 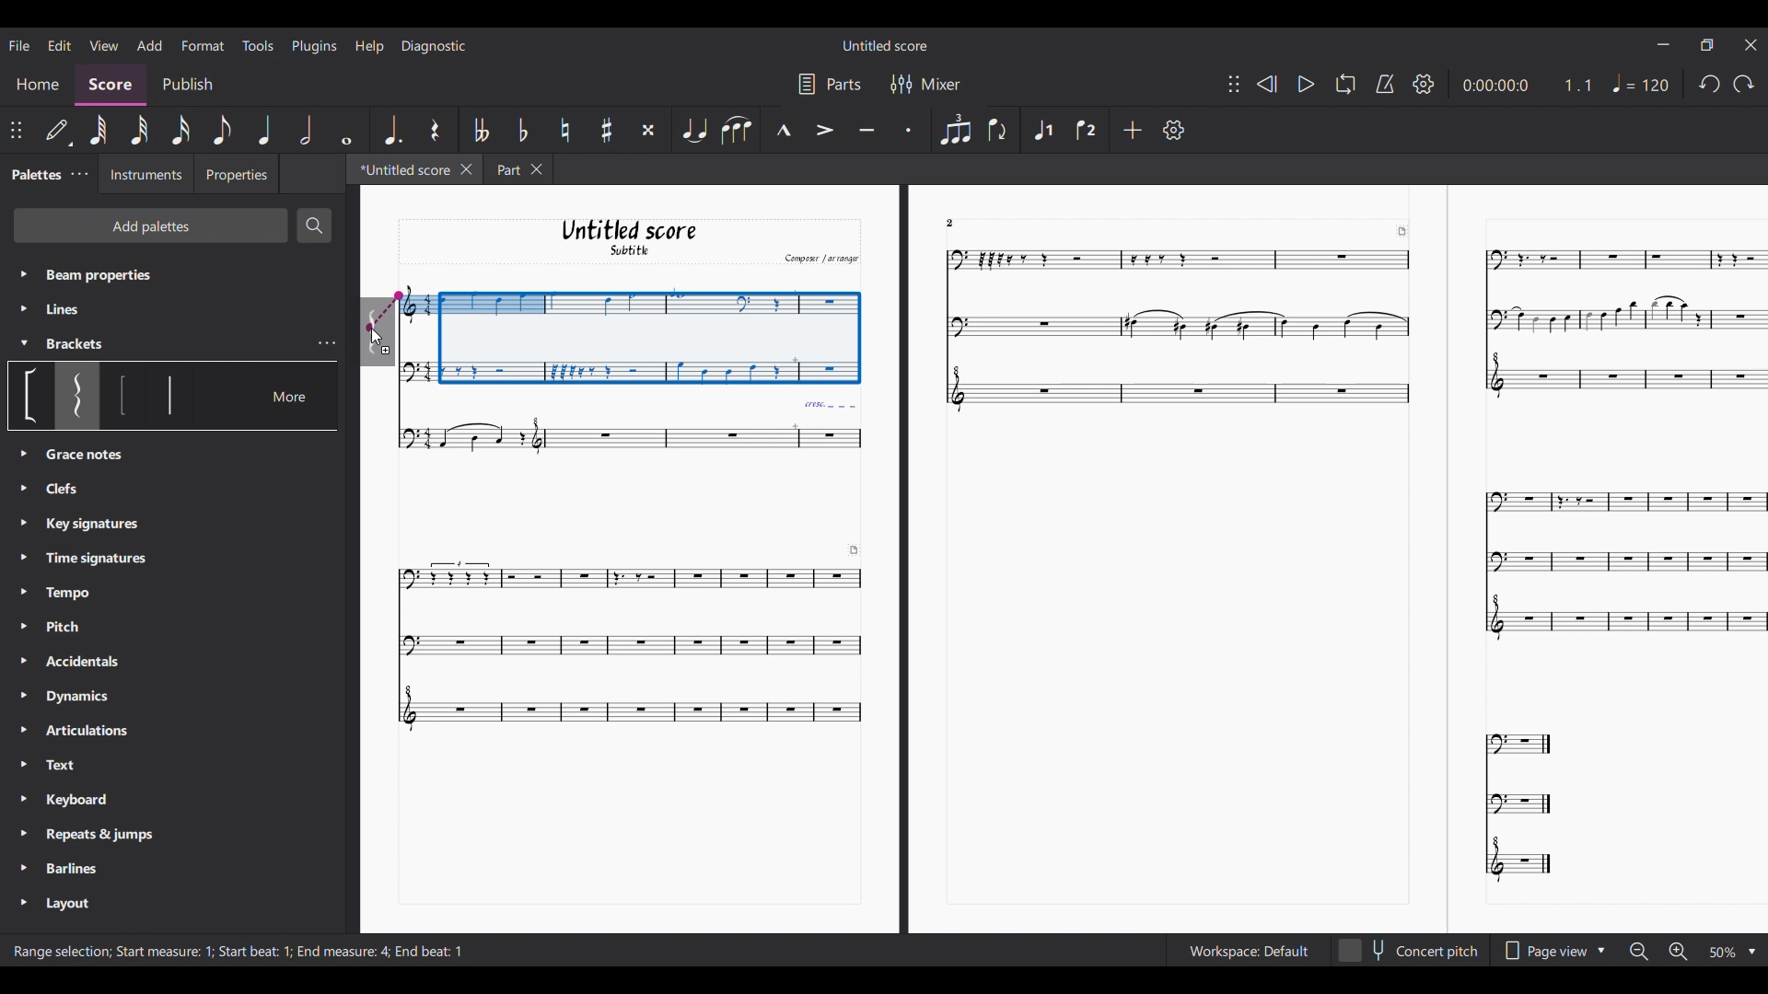 I want to click on 8th note, so click(x=222, y=130).